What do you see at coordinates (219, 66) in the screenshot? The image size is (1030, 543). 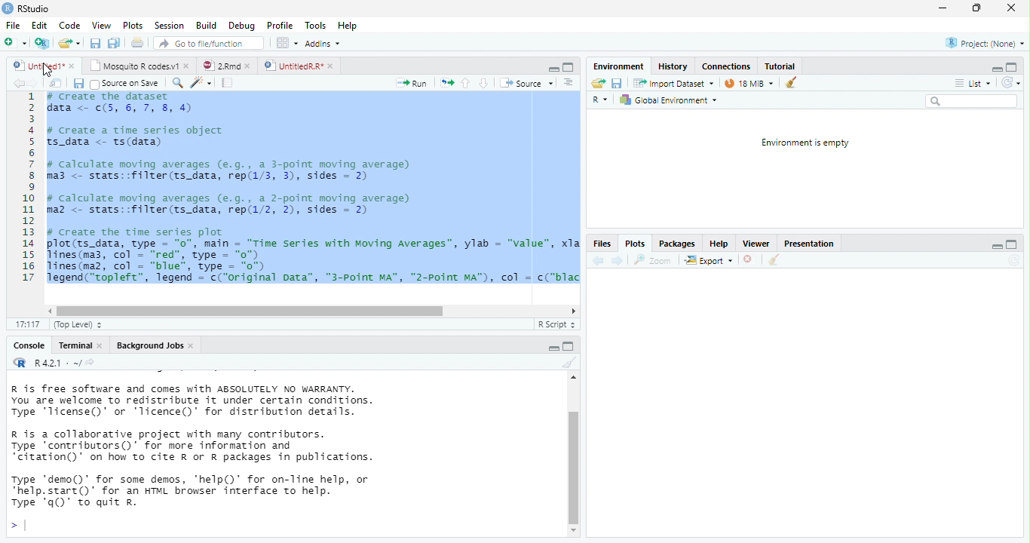 I see `2Rmd` at bounding box center [219, 66].